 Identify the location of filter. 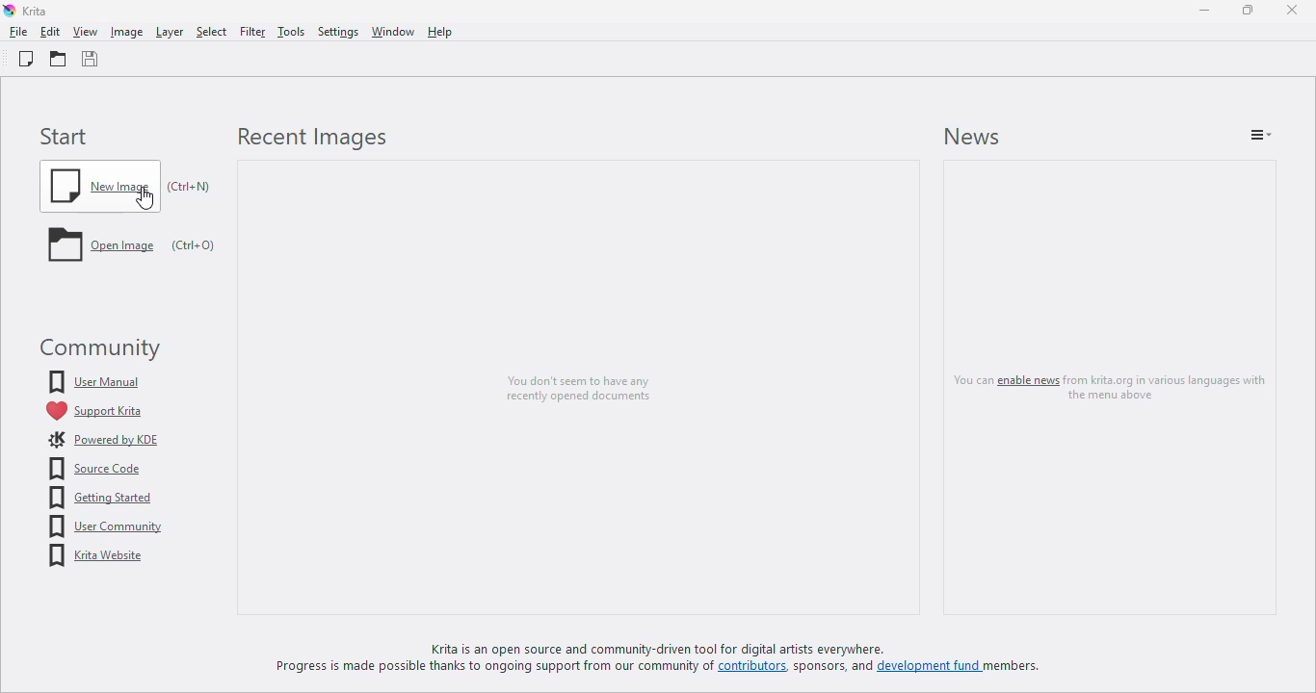
(251, 32).